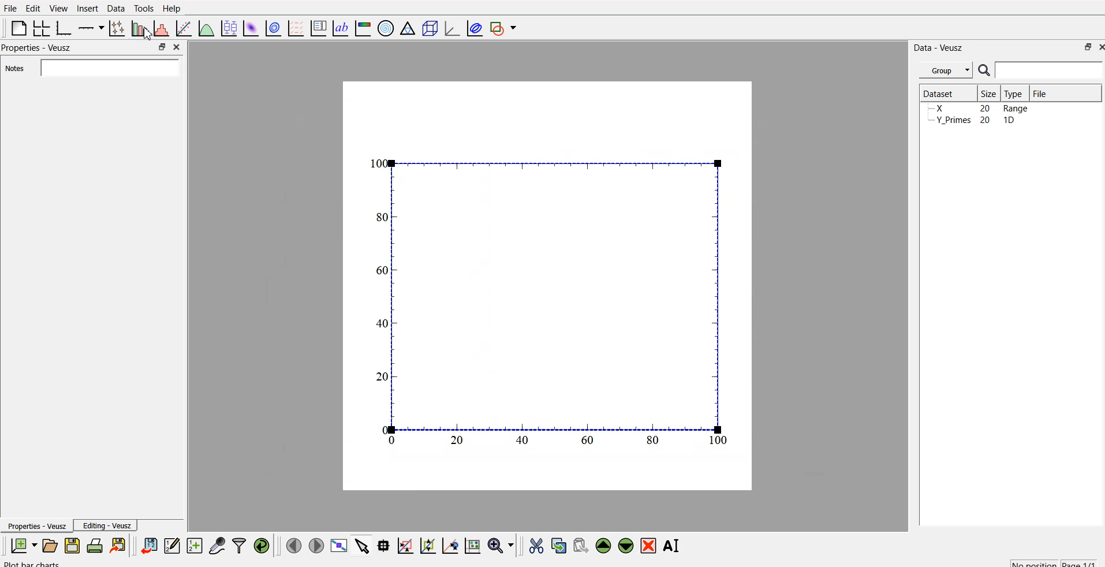 Image resolution: width=1105 pixels, height=567 pixels. Describe the element at coordinates (1016, 93) in the screenshot. I see `Type` at that location.